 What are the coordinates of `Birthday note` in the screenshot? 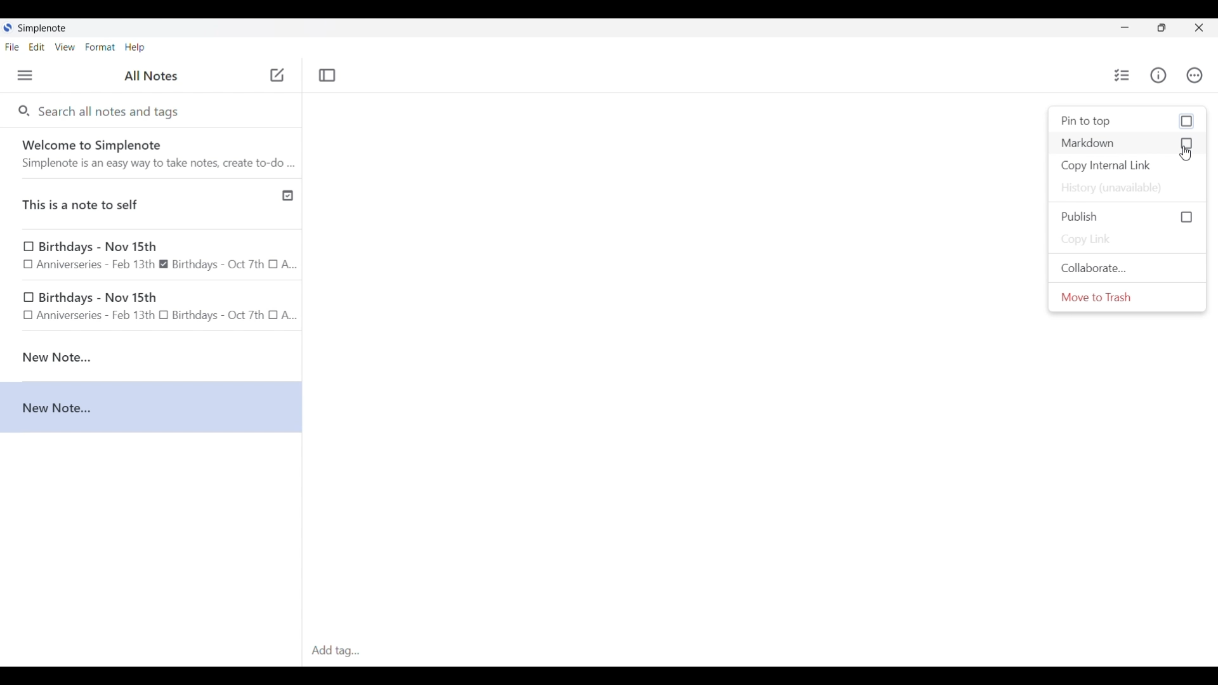 It's located at (152, 256).